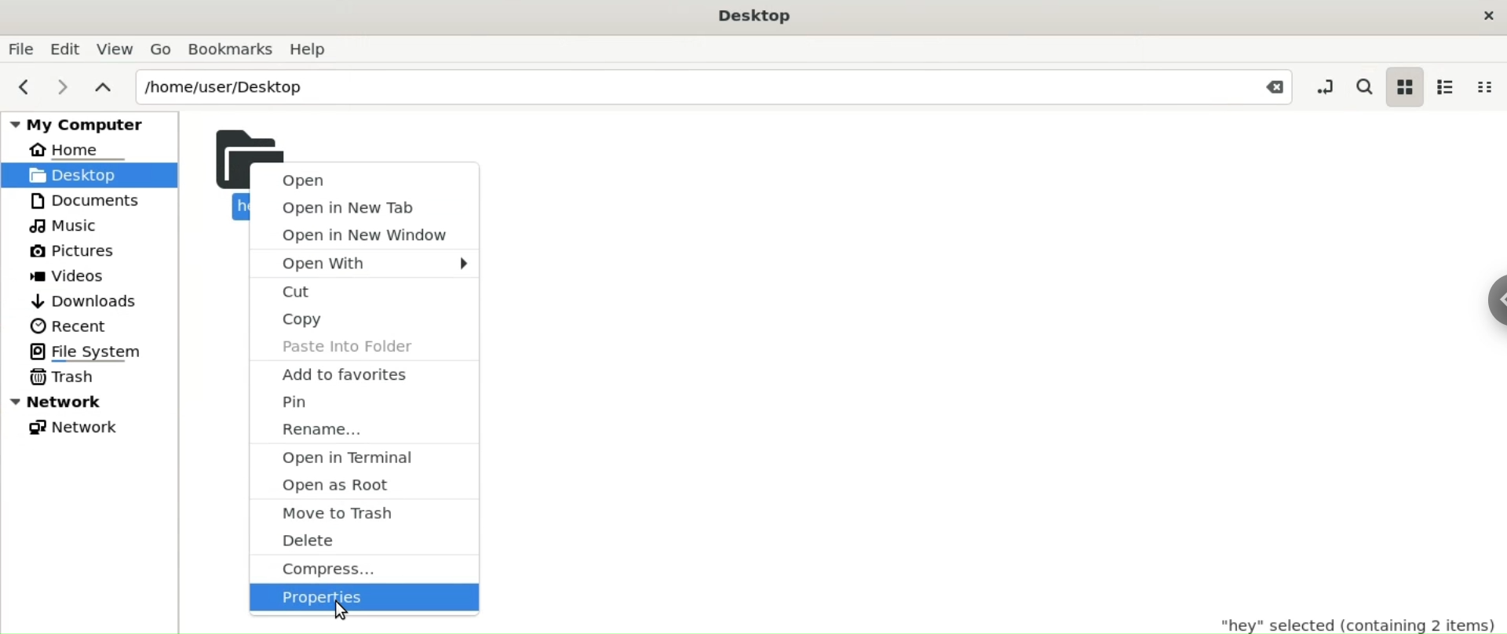 The height and width of the screenshot is (634, 1507). I want to click on Recent, so click(68, 327).